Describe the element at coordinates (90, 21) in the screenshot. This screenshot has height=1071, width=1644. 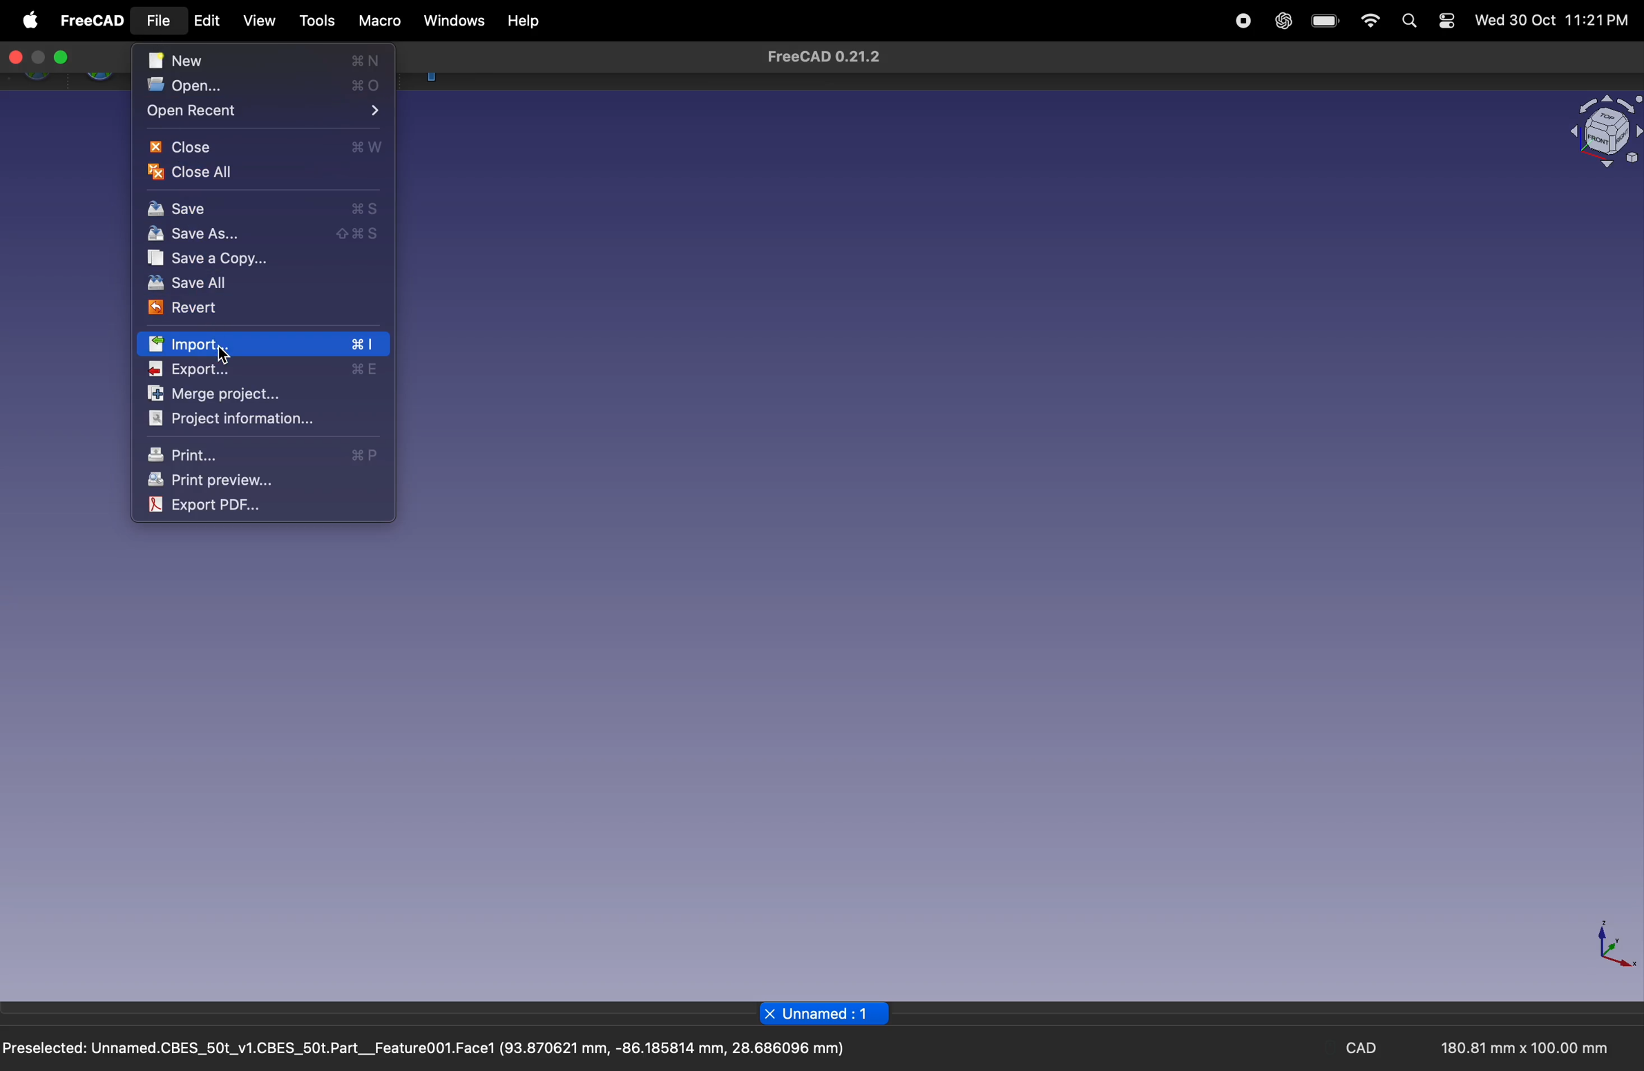
I see `free cad` at that location.